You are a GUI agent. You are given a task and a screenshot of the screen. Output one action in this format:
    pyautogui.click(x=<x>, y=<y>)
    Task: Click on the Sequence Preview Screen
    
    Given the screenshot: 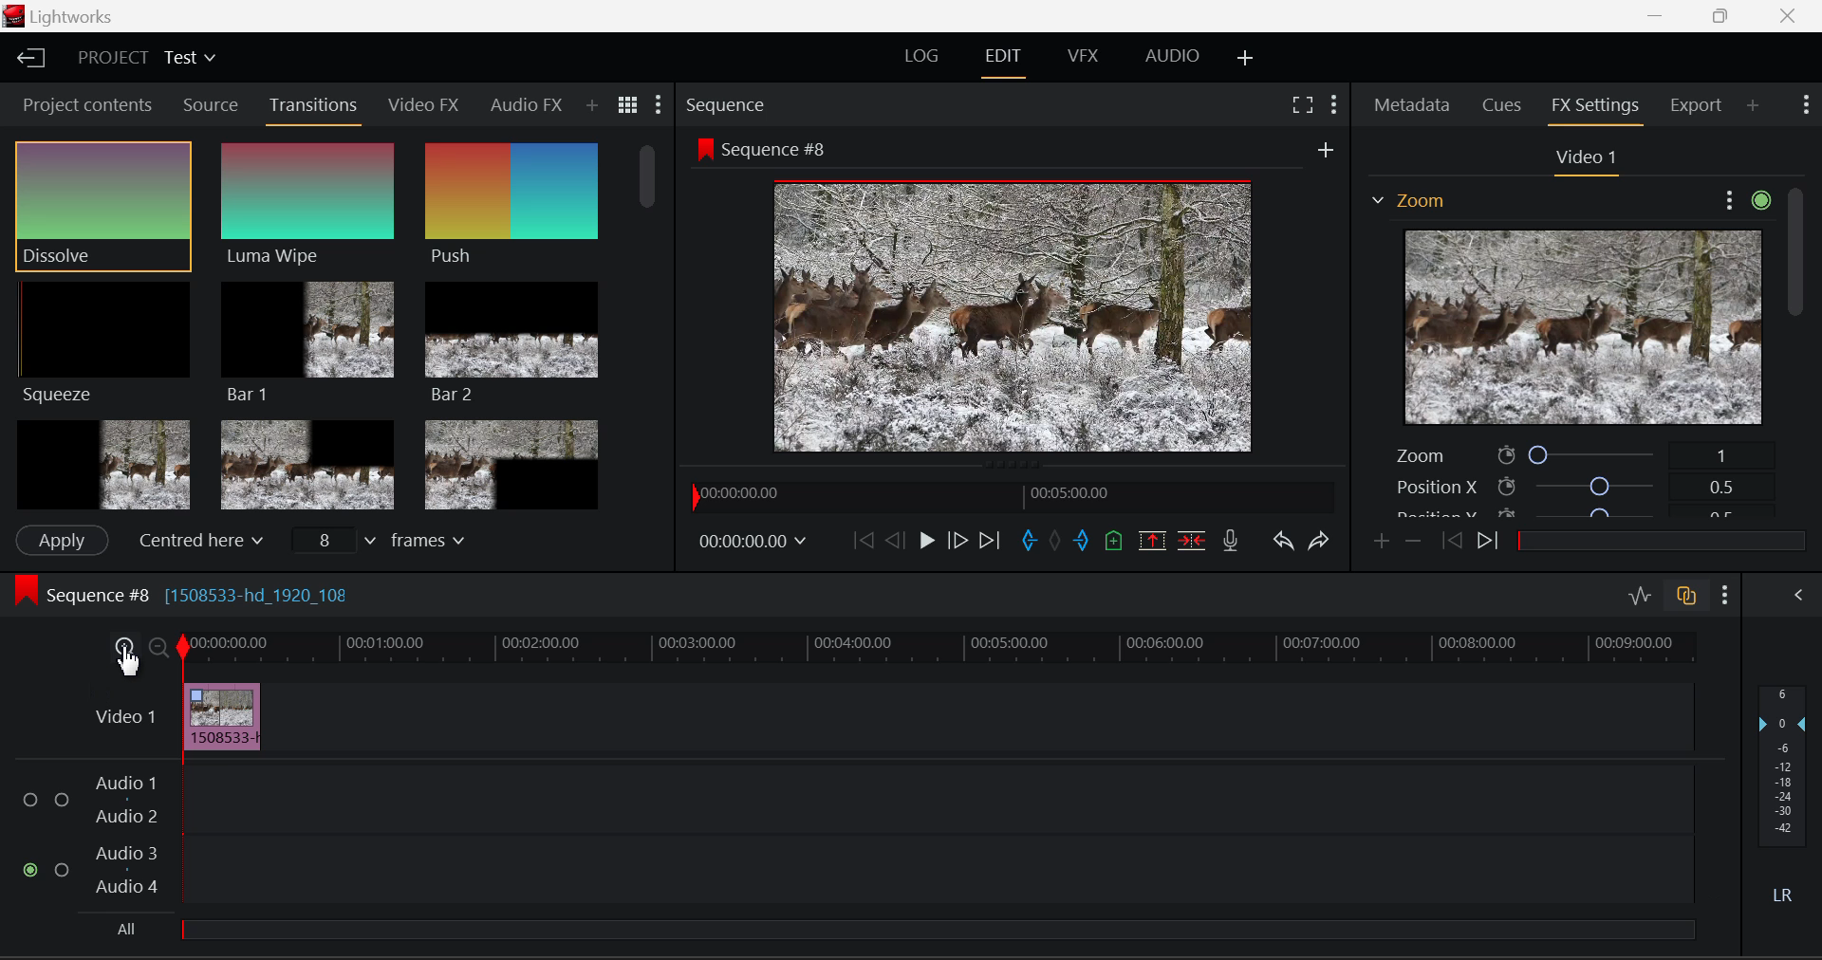 What is the action you would take?
    pyautogui.click(x=1013, y=290)
    